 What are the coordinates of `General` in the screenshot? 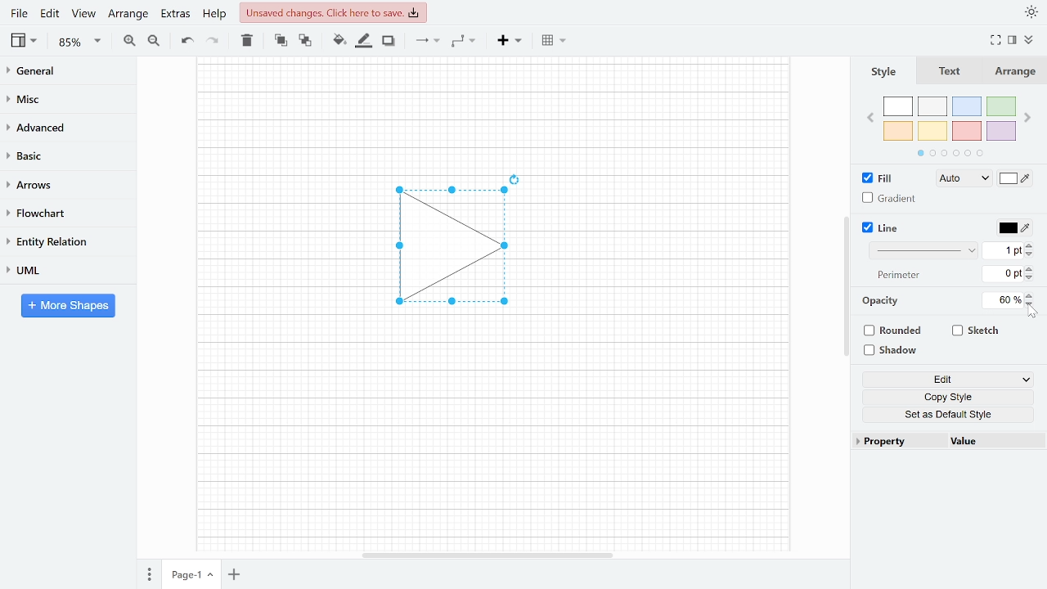 It's located at (62, 73).